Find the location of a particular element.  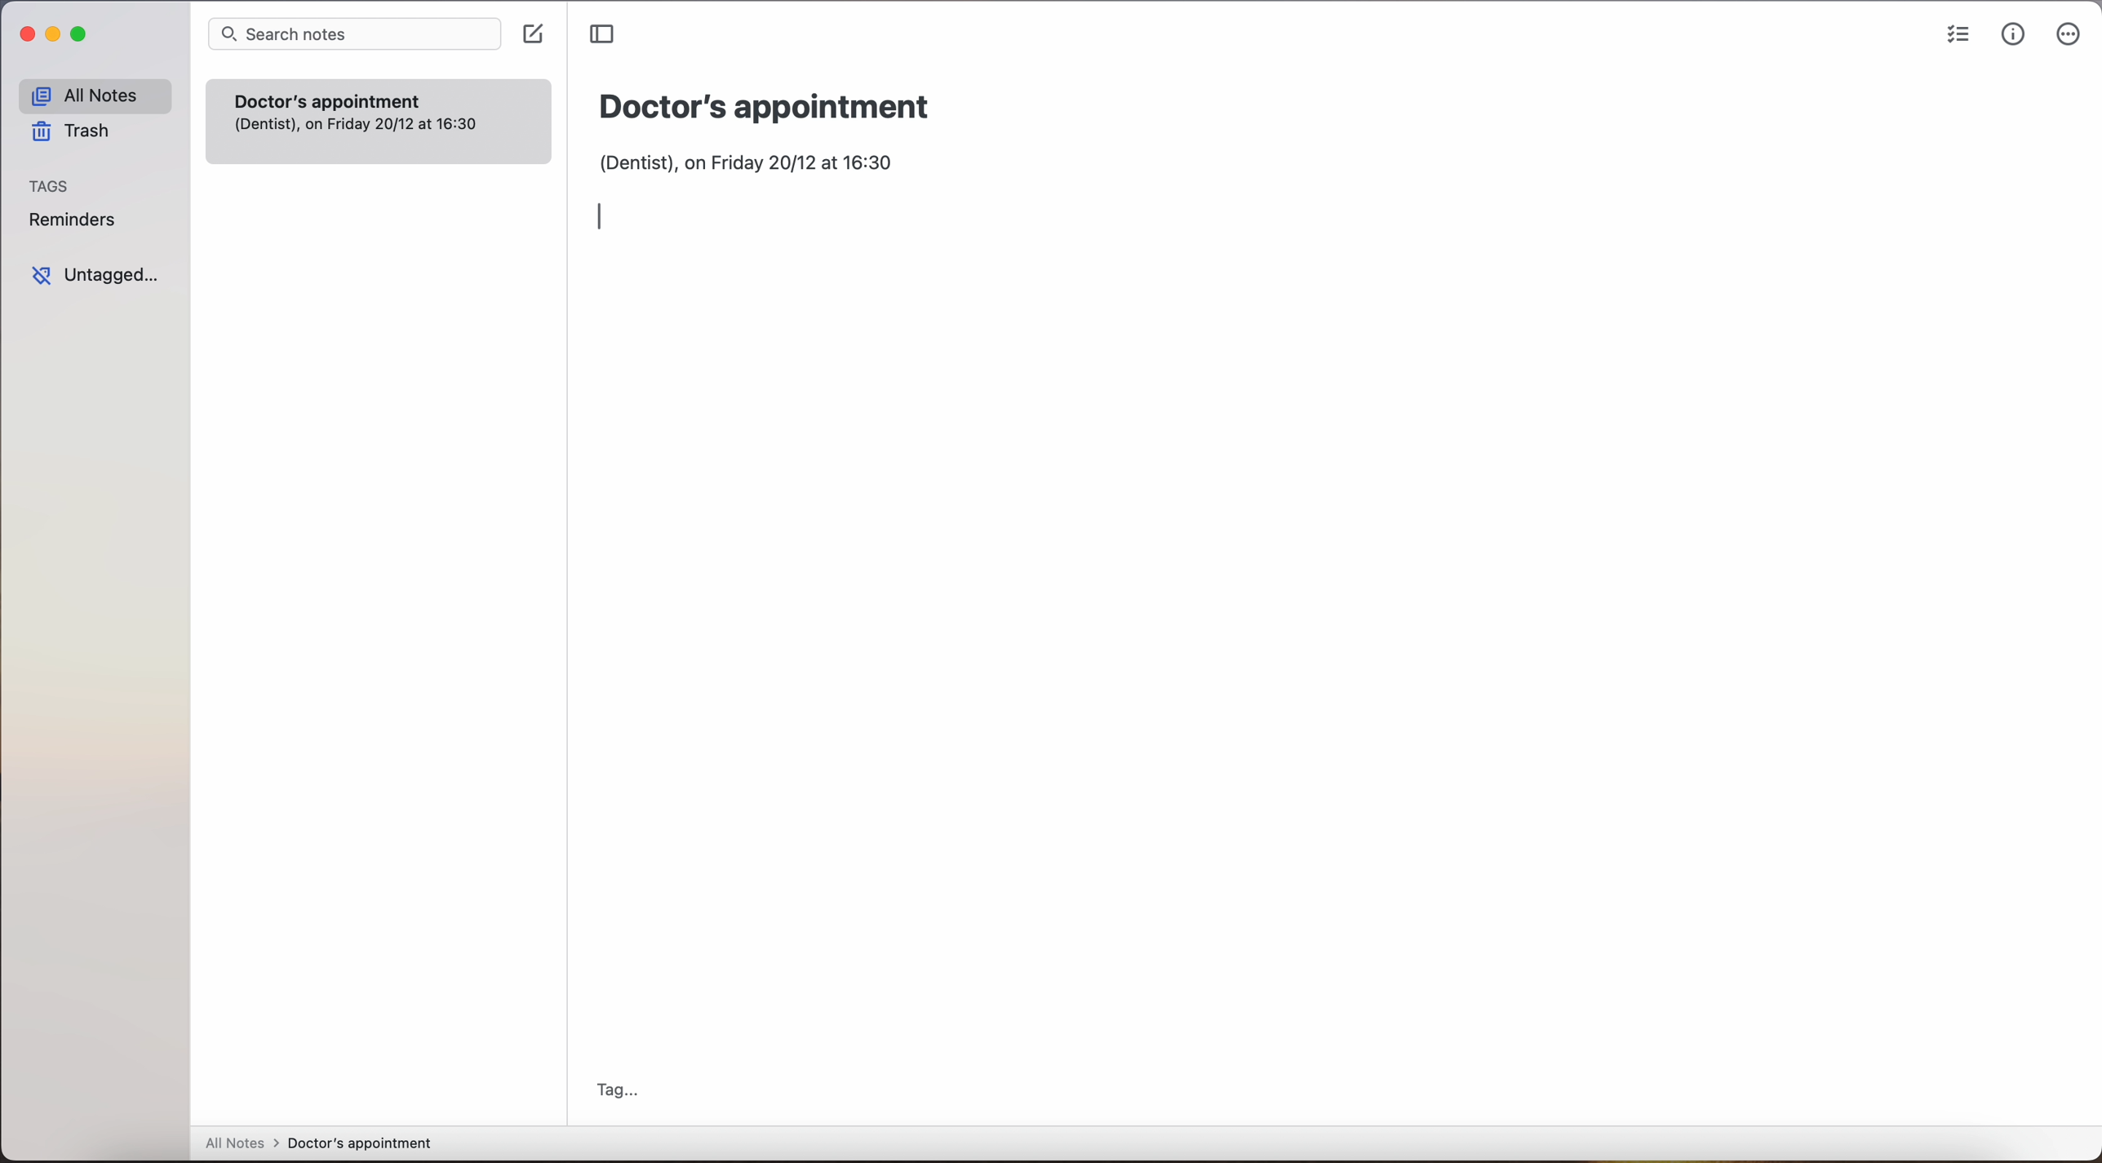

text cursor is located at coordinates (605, 215).